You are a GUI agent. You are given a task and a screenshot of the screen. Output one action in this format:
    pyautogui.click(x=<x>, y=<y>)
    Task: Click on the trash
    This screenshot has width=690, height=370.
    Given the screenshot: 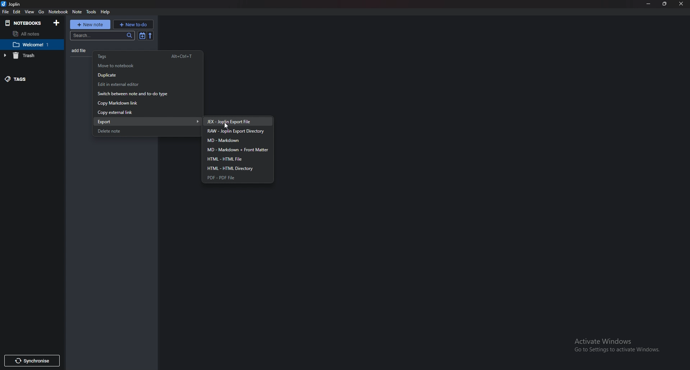 What is the action you would take?
    pyautogui.click(x=28, y=56)
    